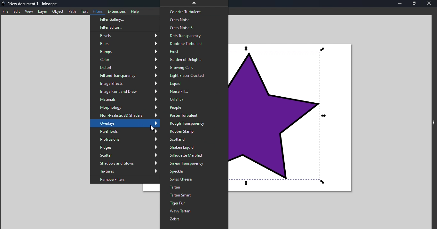  What do you see at coordinates (125, 100) in the screenshot?
I see `Material` at bounding box center [125, 100].